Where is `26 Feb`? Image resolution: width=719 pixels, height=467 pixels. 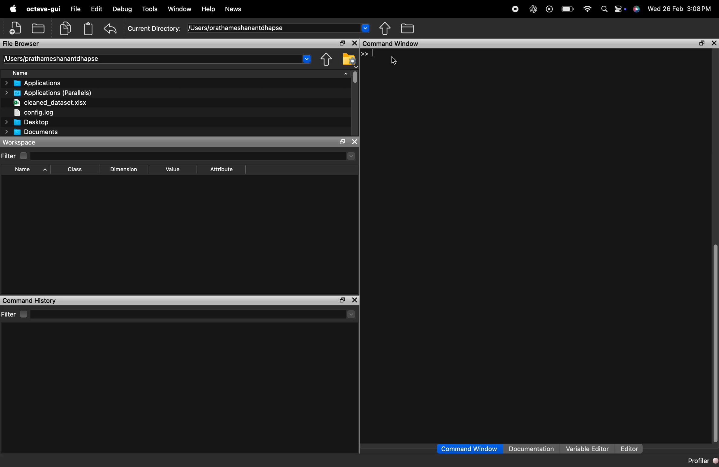
26 Feb is located at coordinates (673, 8).